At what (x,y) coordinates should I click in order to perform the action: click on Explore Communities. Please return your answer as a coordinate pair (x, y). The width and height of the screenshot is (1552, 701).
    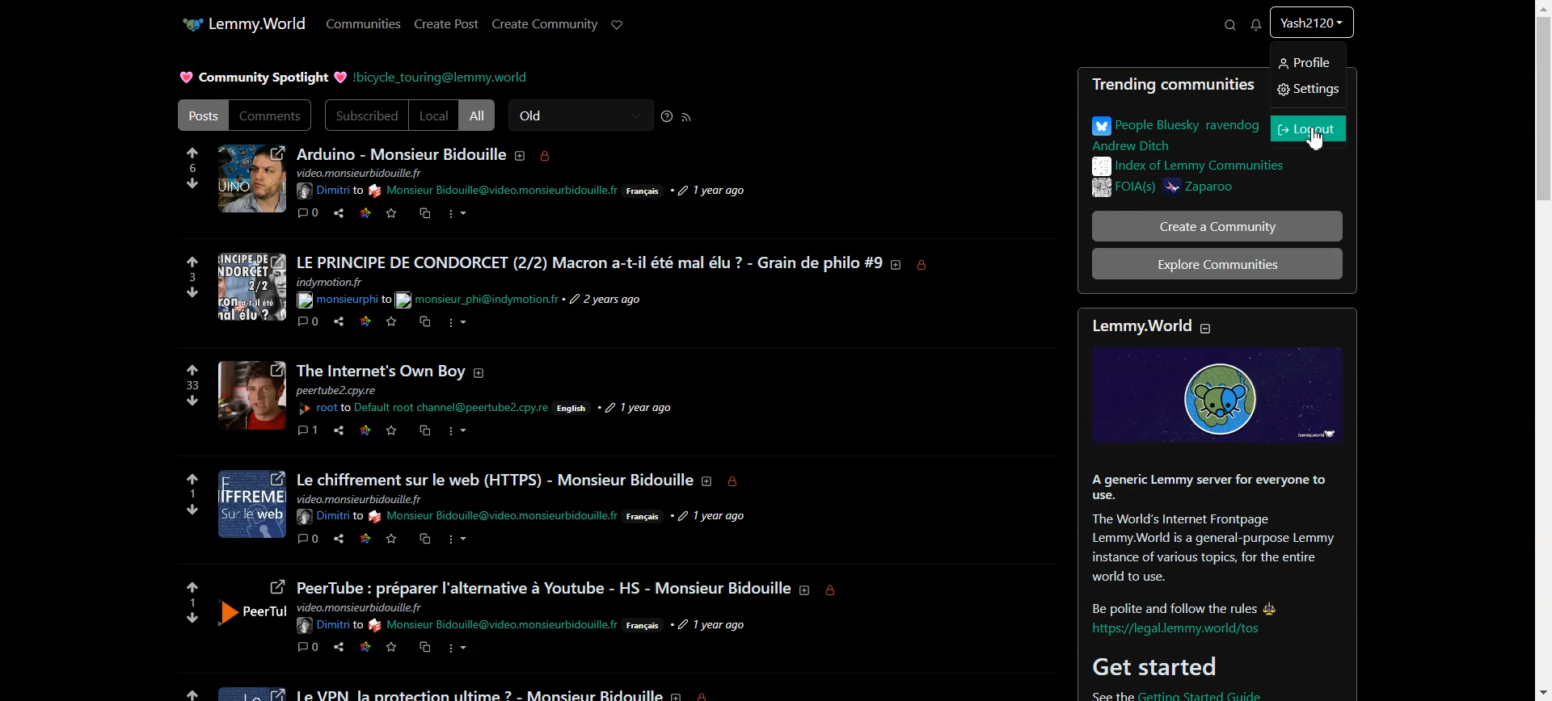
    Looking at the image, I should click on (1217, 264).